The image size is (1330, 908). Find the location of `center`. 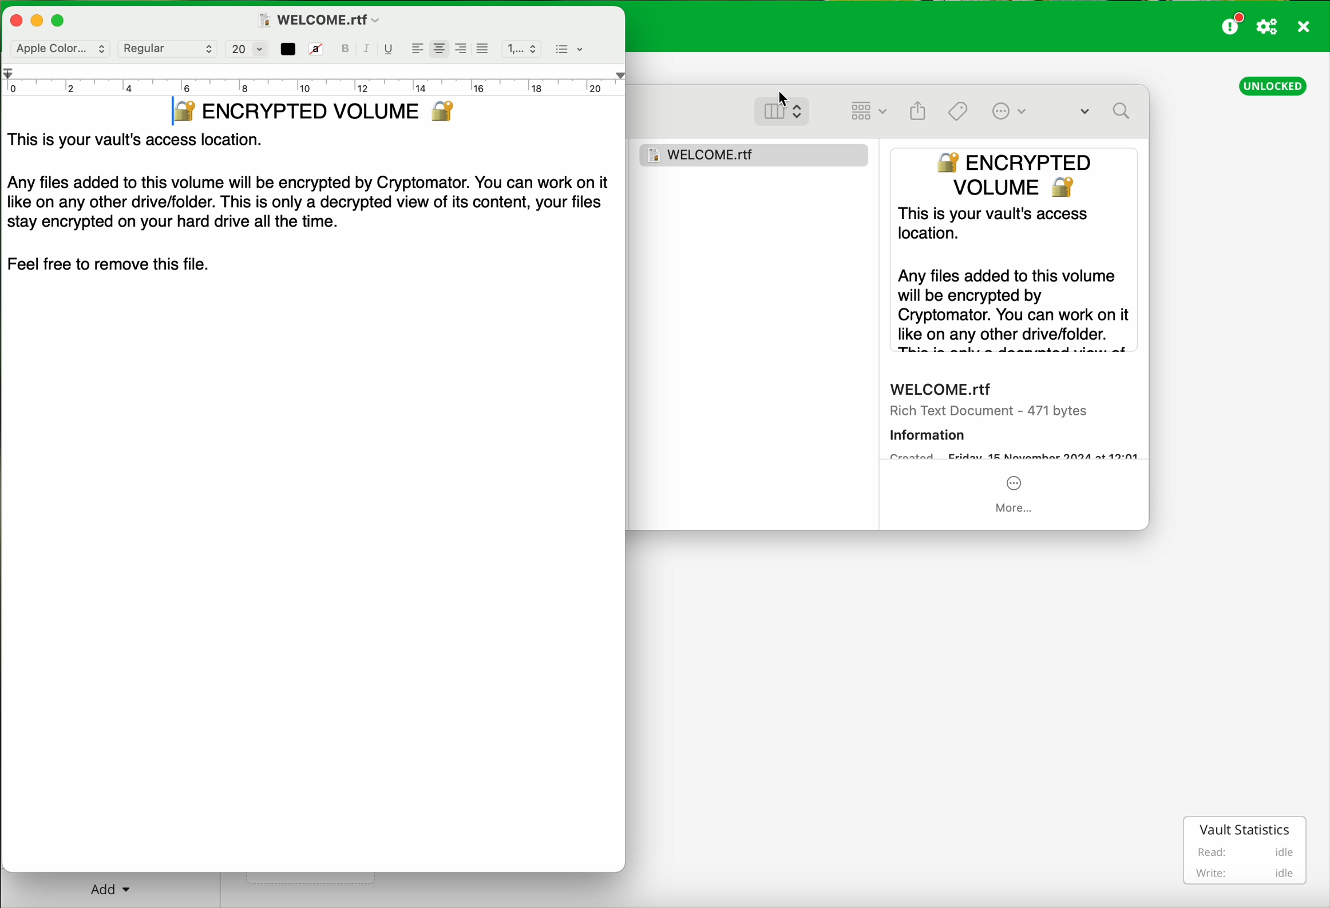

center is located at coordinates (437, 45).